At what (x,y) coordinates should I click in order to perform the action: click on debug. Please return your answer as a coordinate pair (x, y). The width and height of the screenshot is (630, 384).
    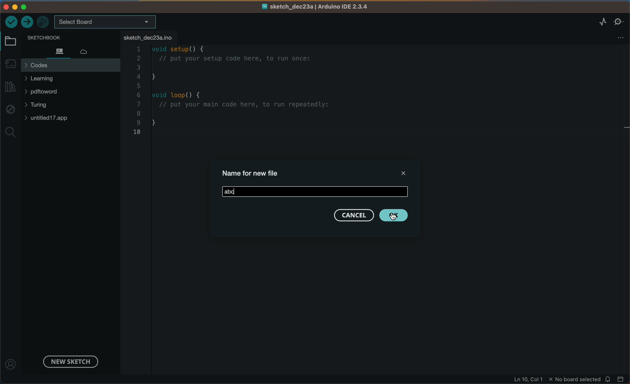
    Looking at the image, I should click on (10, 110).